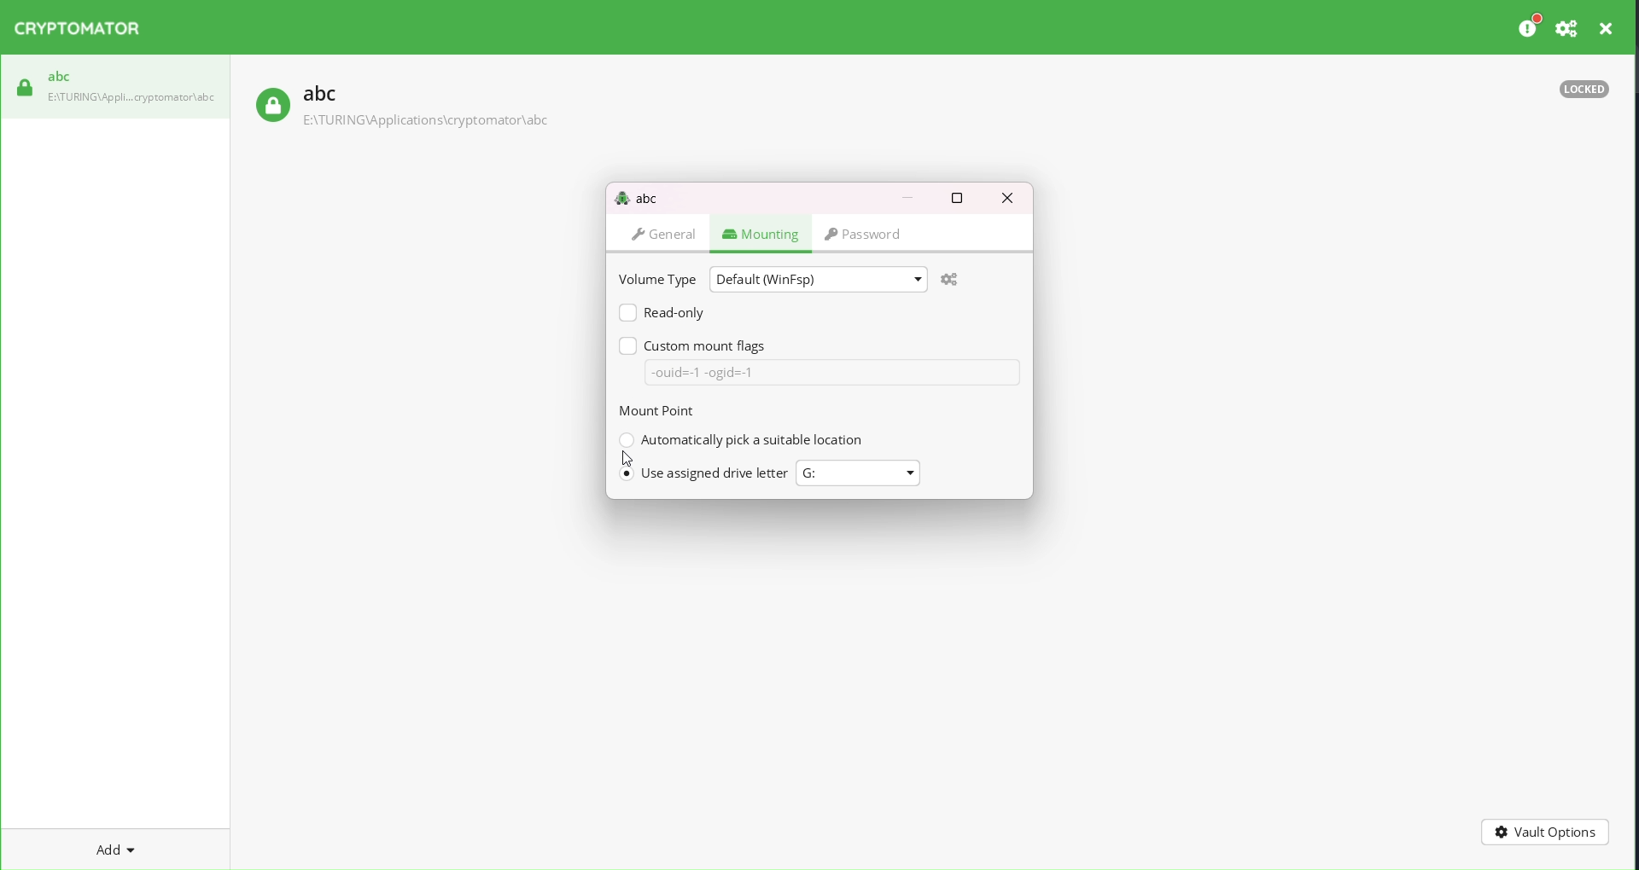  Describe the element at coordinates (271, 105) in the screenshot. I see `locked` at that location.